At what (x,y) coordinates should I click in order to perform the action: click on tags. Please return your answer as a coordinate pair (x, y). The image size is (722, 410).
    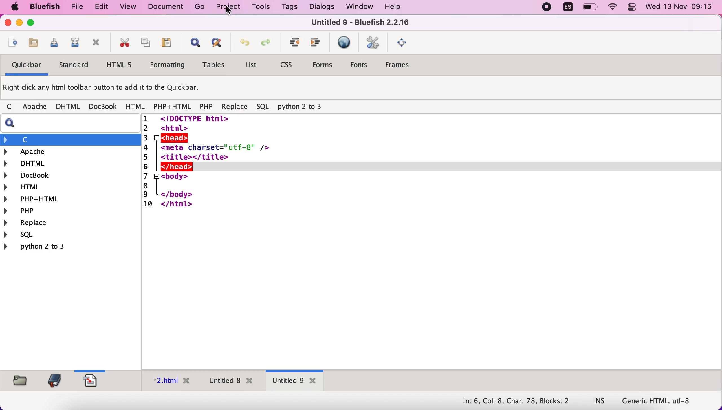
    Looking at the image, I should click on (289, 8).